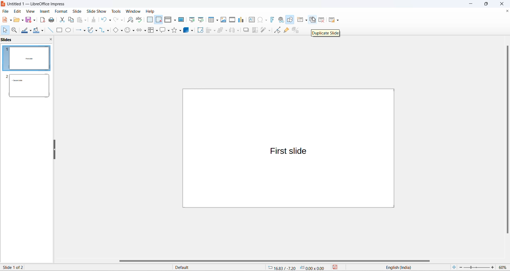 The height and width of the screenshot is (271, 510). Describe the element at coordinates (208, 30) in the screenshot. I see `align object options` at that location.